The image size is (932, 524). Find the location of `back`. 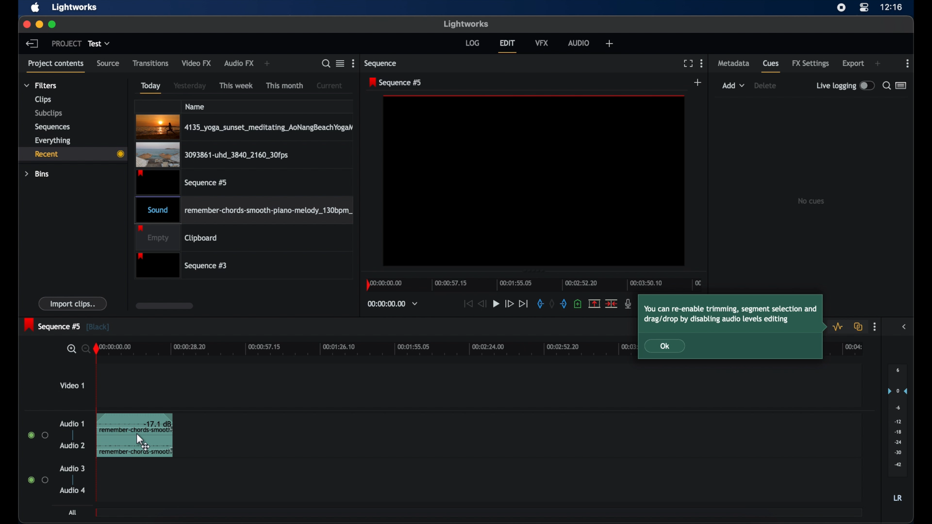

back is located at coordinates (32, 43).